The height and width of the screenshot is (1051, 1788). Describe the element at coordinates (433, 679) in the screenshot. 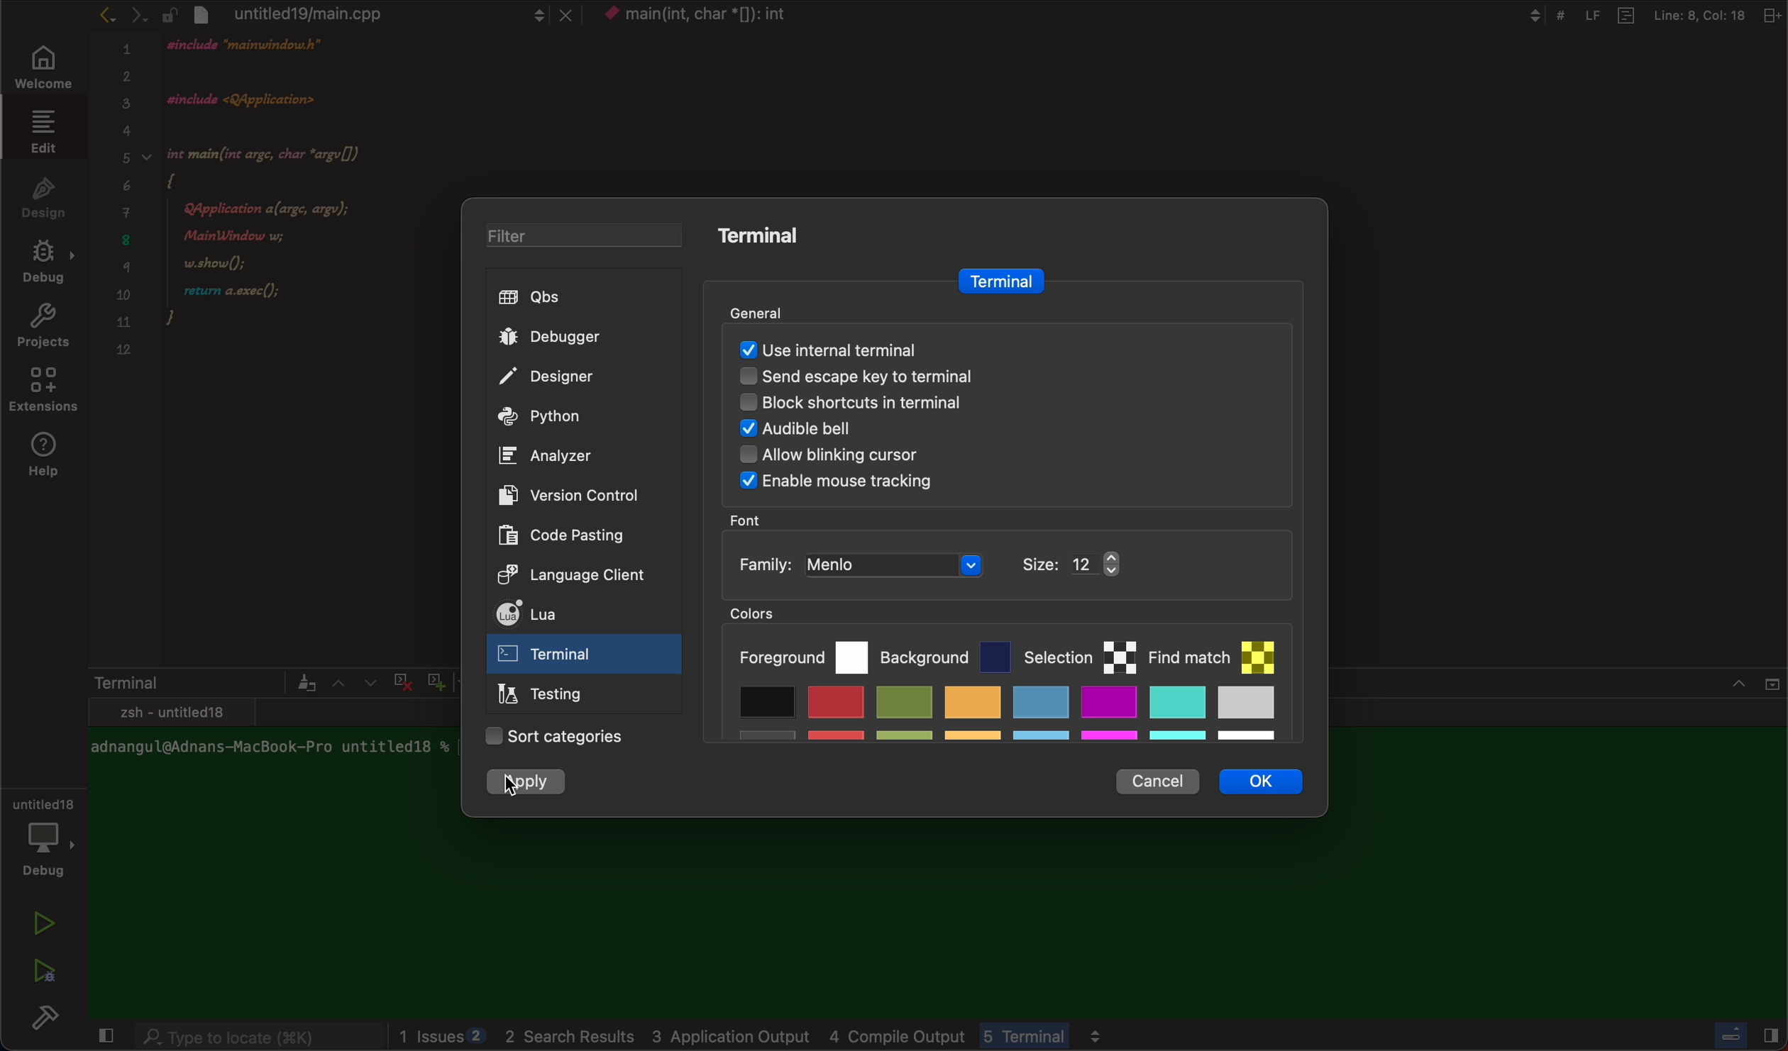

I see `plus` at that location.